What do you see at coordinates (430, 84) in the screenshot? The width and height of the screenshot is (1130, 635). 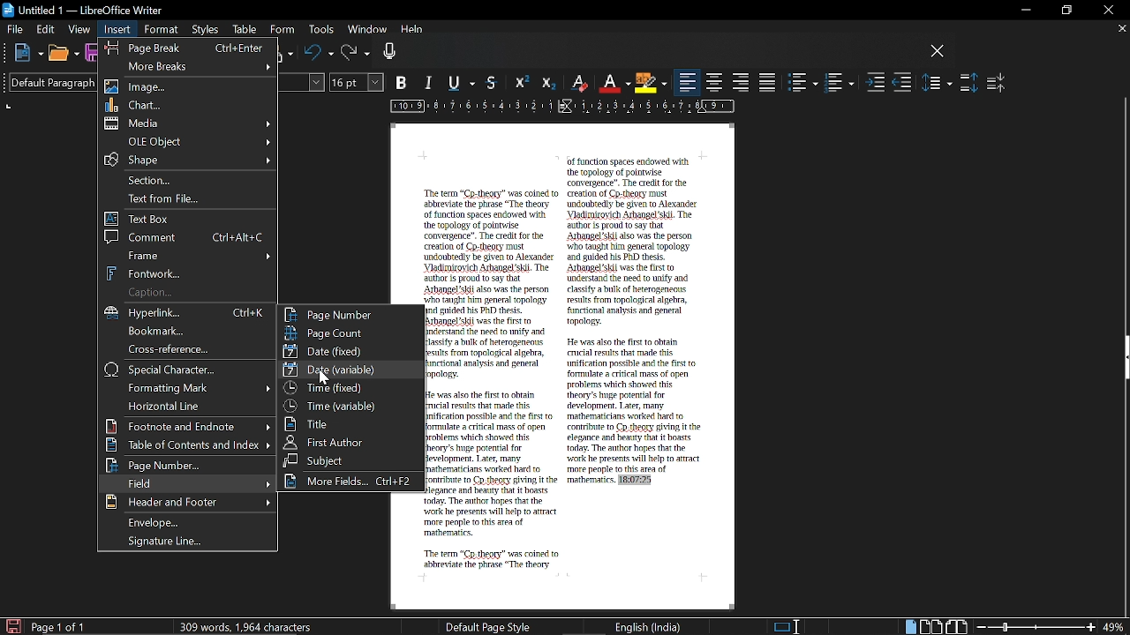 I see `Italic` at bounding box center [430, 84].